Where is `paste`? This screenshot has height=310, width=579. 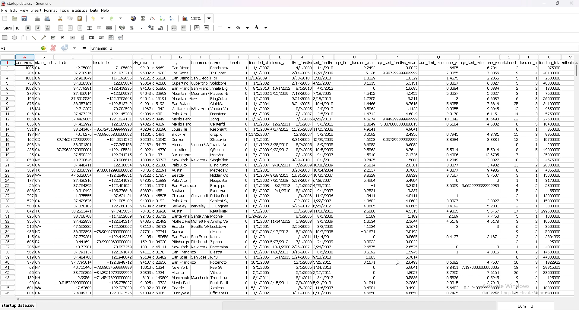 paste is located at coordinates (80, 18).